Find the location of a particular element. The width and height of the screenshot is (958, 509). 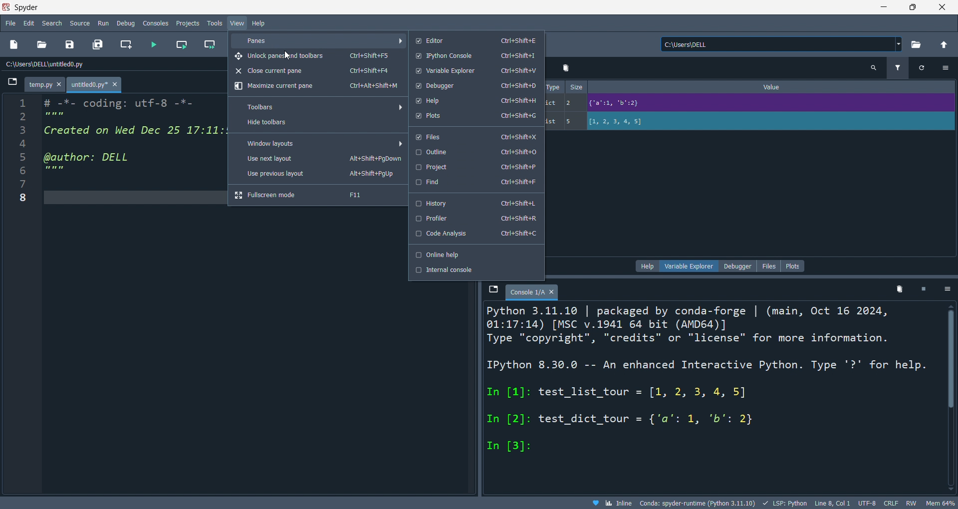

help is located at coordinates (648, 266).